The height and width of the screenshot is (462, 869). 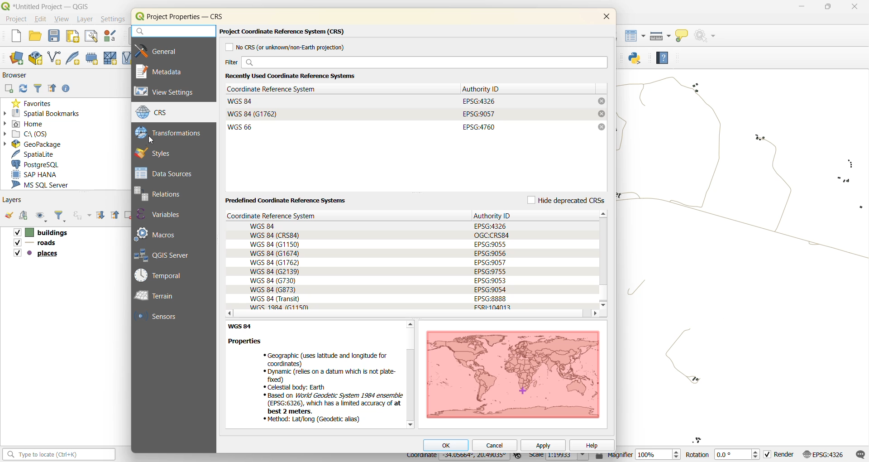 I want to click on crs, so click(x=825, y=454).